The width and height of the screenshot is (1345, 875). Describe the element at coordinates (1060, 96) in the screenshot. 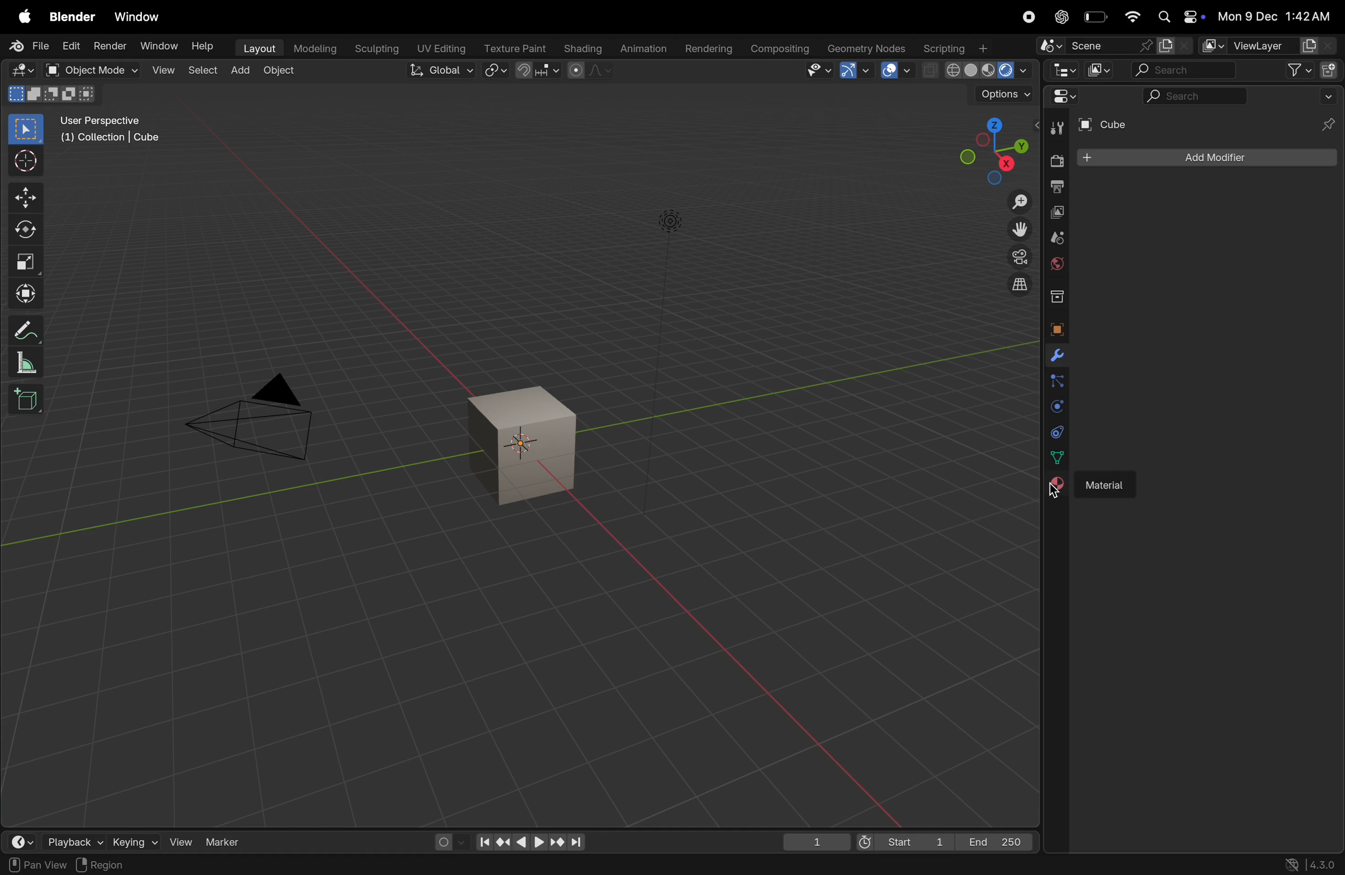

I see `editor type` at that location.